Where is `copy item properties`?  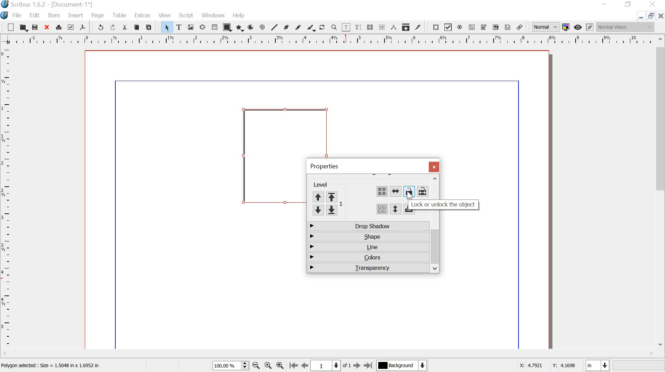 copy item properties is located at coordinates (406, 27).